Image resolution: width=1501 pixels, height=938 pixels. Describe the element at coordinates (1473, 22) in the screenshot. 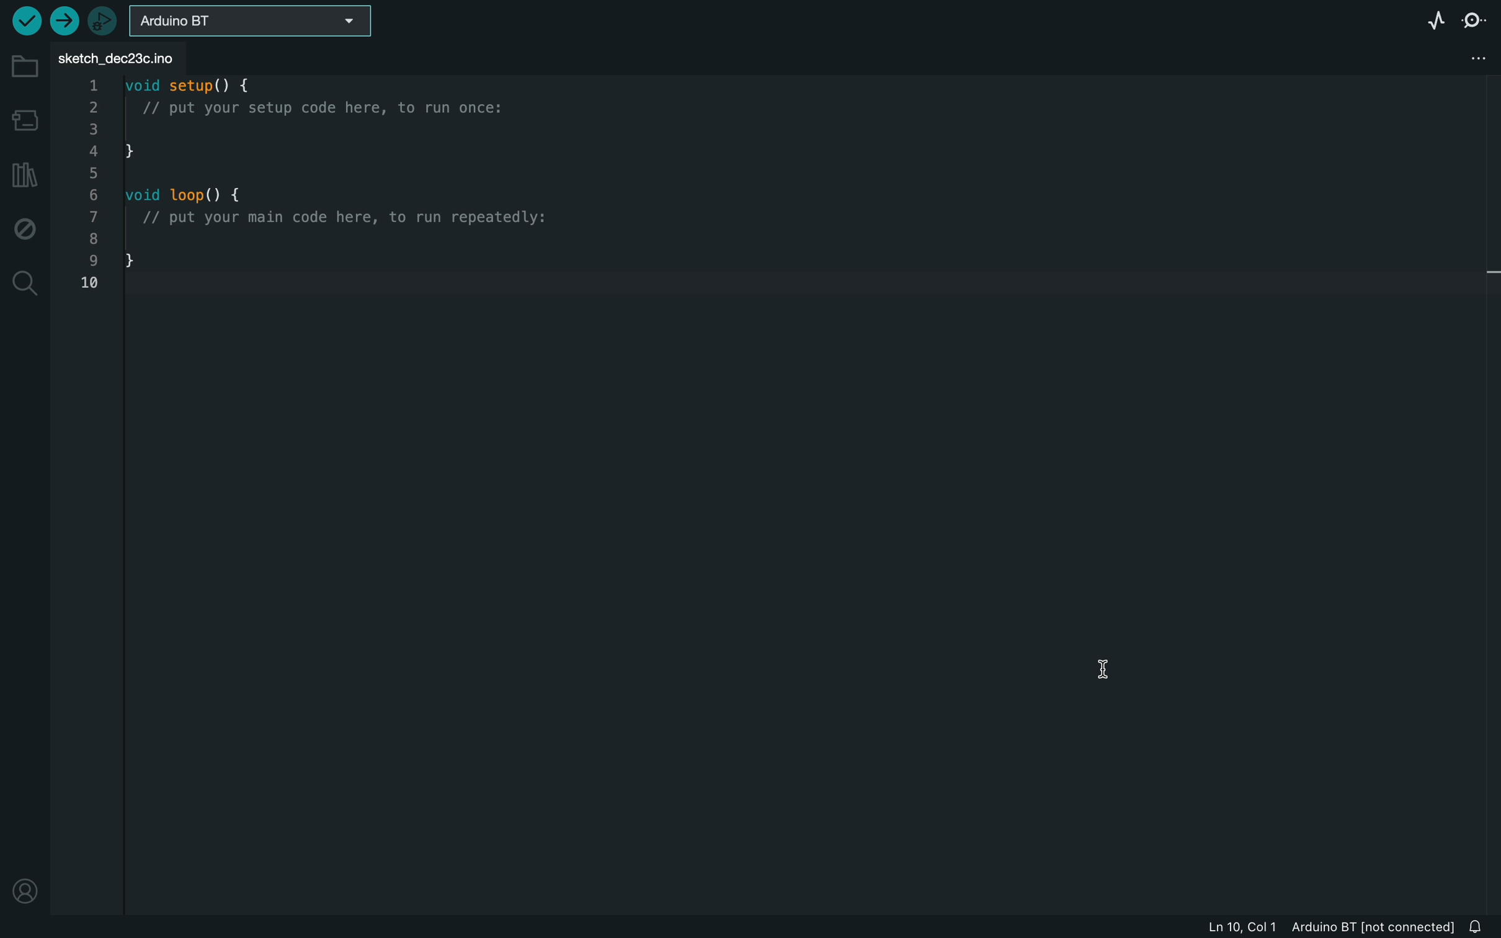

I see `serial monitor` at that location.